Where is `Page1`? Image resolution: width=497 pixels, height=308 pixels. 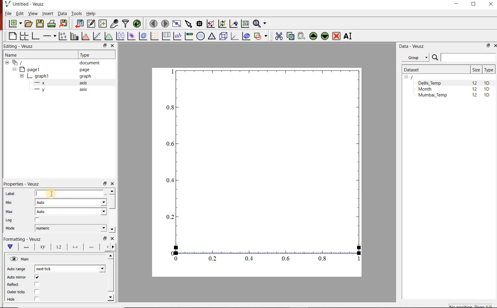
Page1 is located at coordinates (51, 69).